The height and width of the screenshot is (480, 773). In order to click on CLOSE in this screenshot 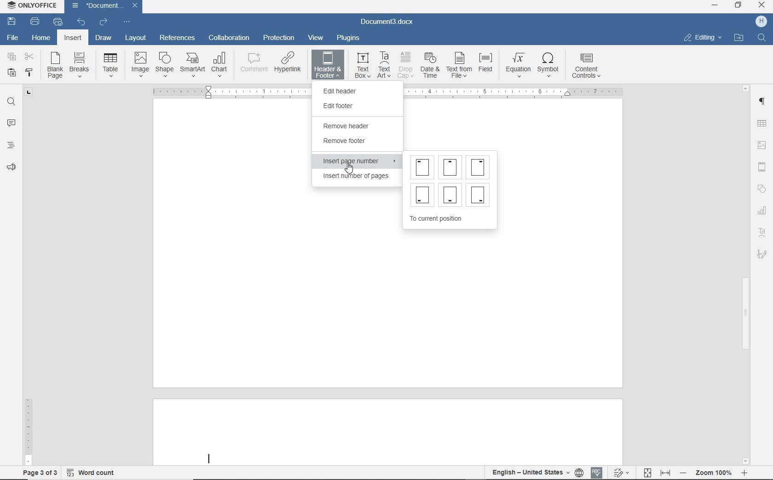, I will do `click(762, 6)`.